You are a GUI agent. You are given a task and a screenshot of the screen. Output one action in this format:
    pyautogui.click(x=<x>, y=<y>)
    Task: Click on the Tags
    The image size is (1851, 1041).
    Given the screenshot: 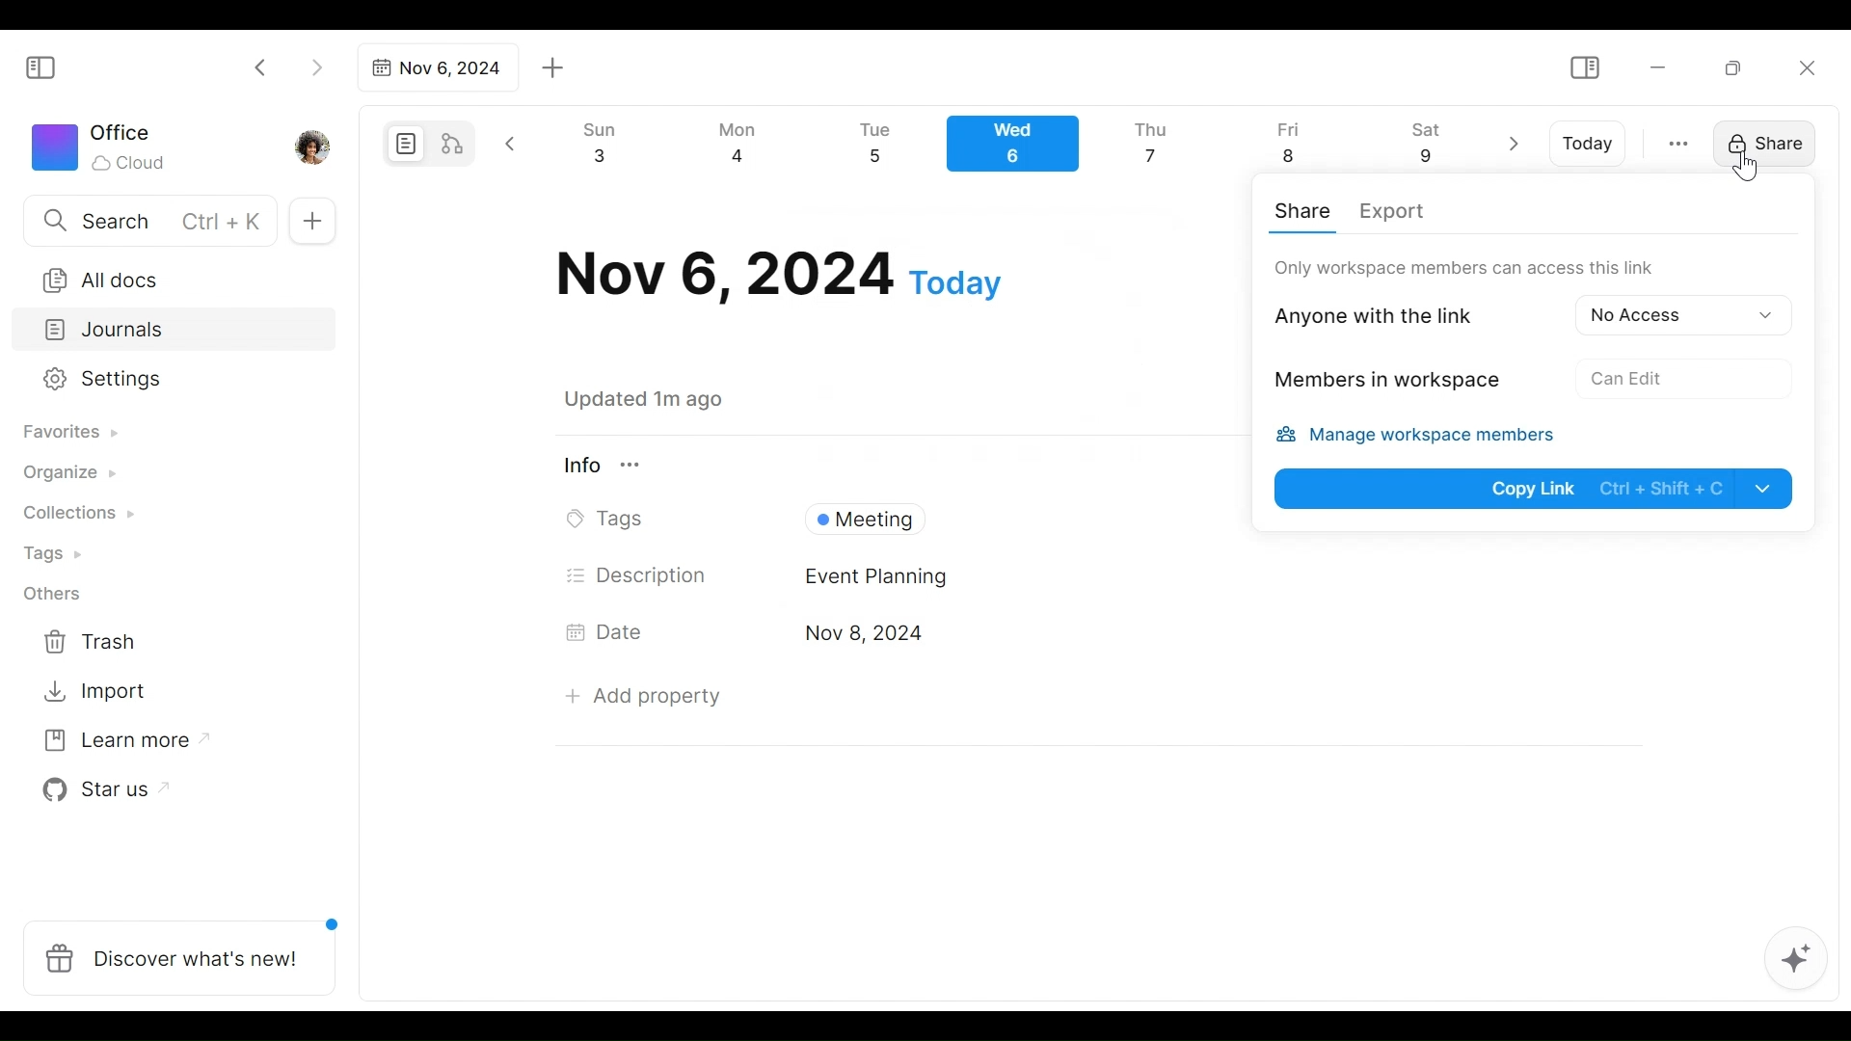 What is the action you would take?
    pyautogui.click(x=55, y=556)
    